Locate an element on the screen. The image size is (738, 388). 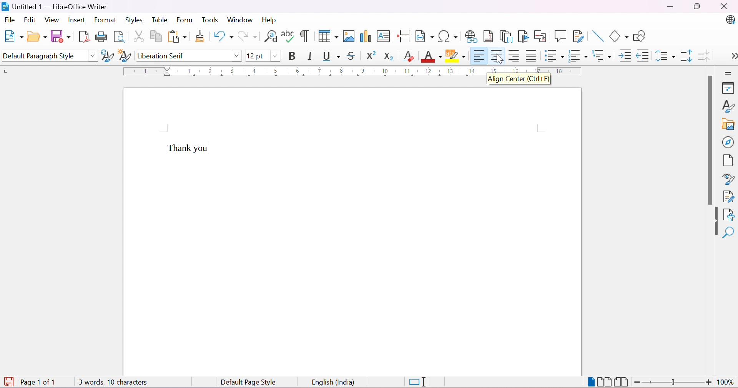
More is located at coordinates (733, 55).